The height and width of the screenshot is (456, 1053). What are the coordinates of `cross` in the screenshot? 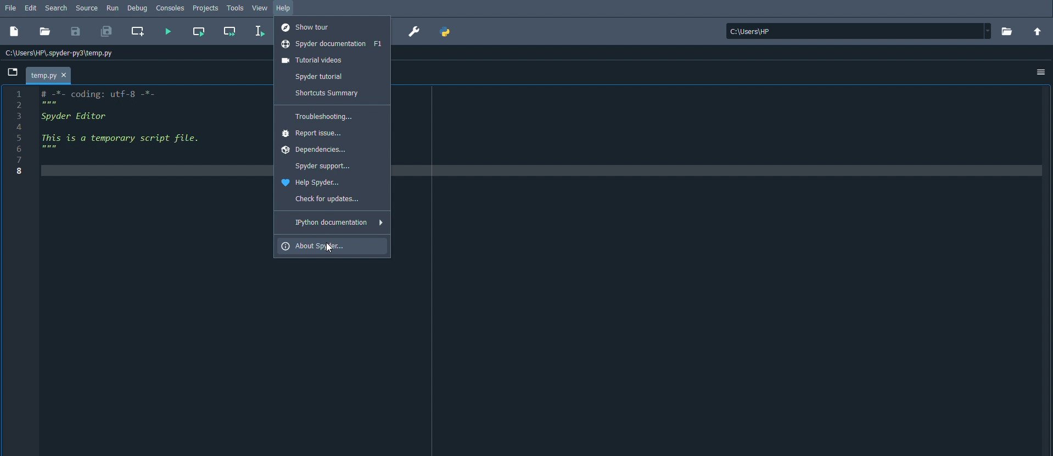 It's located at (64, 75).